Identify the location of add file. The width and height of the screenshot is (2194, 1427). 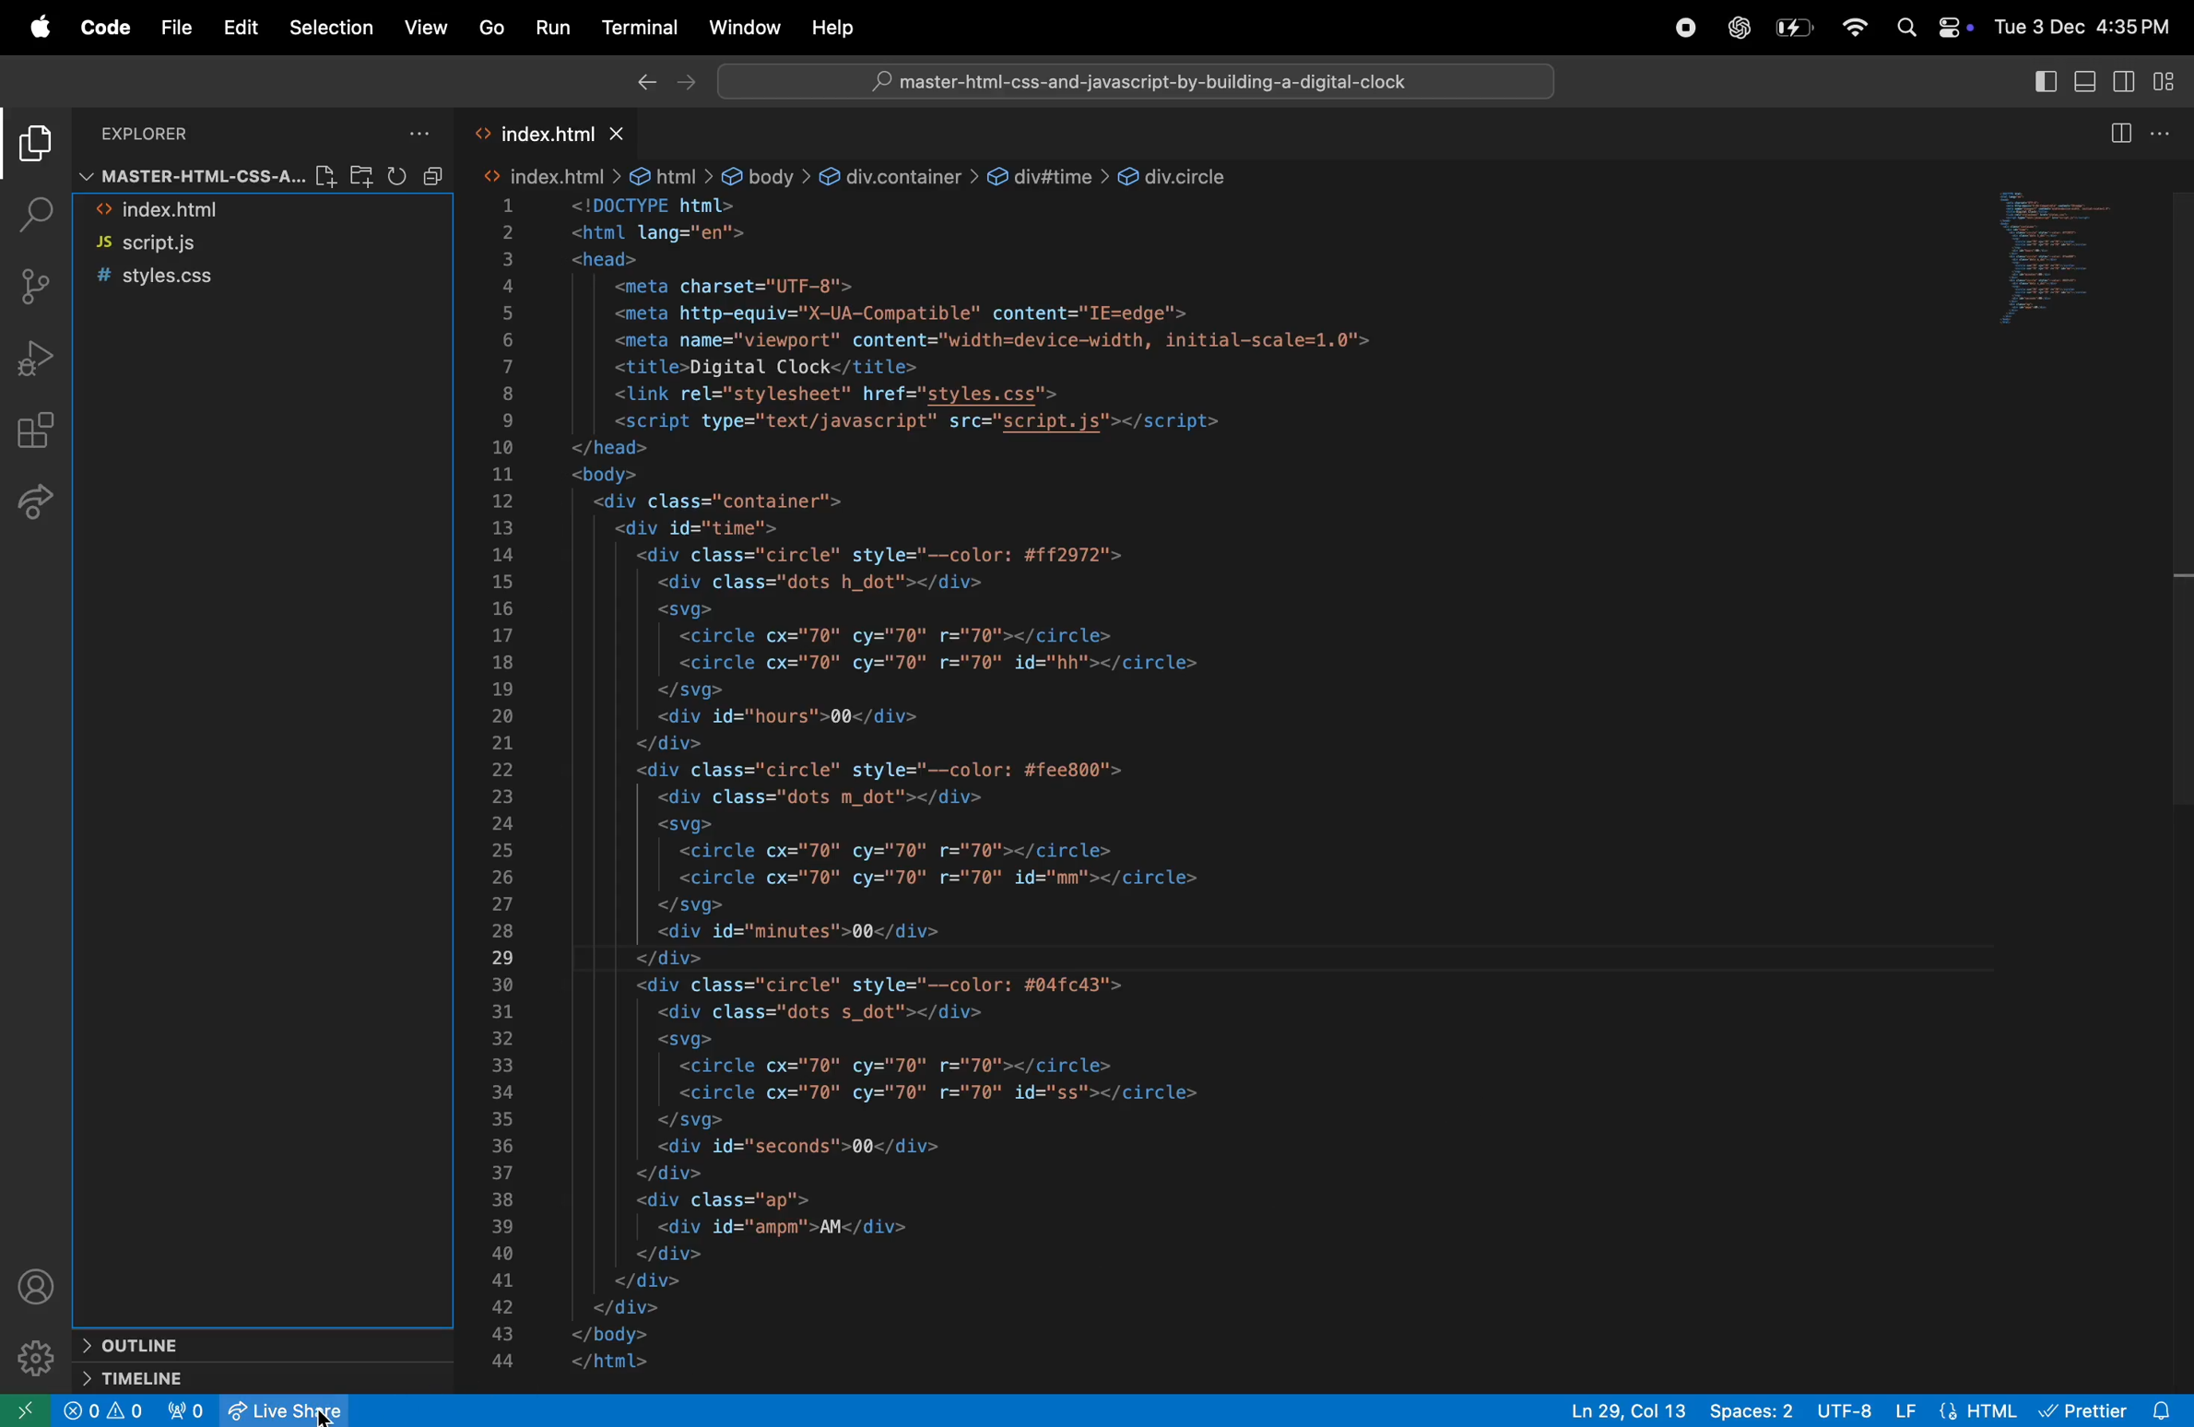
(320, 176).